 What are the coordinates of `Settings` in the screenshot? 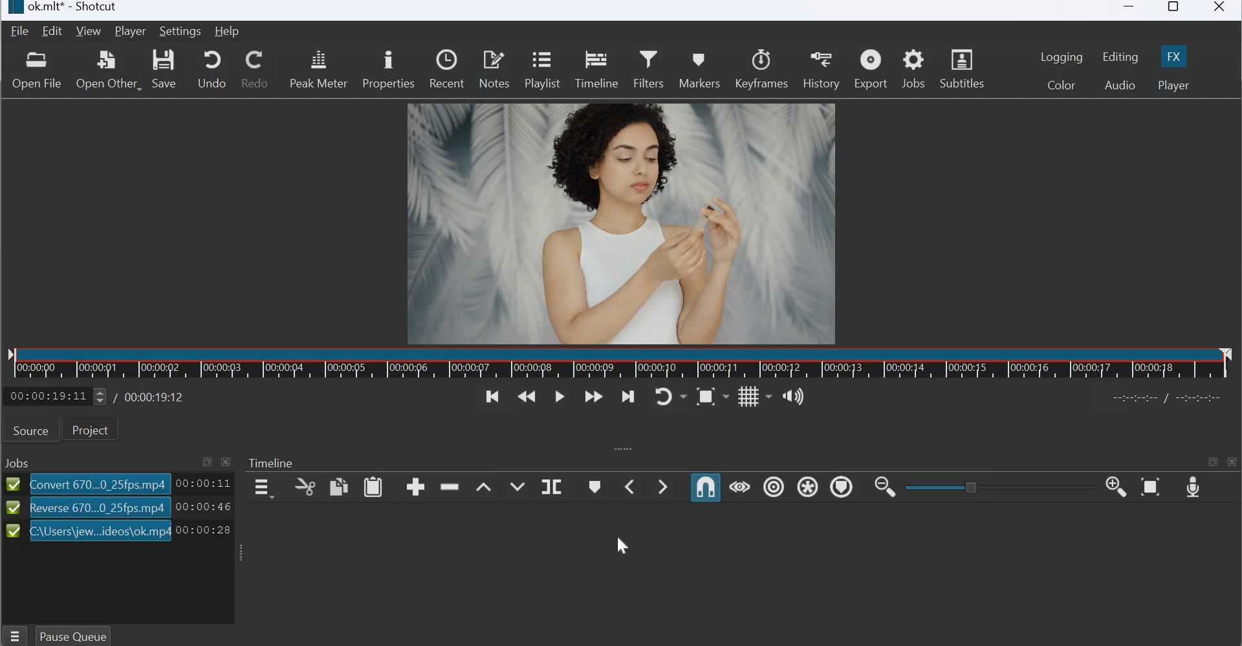 It's located at (180, 31).